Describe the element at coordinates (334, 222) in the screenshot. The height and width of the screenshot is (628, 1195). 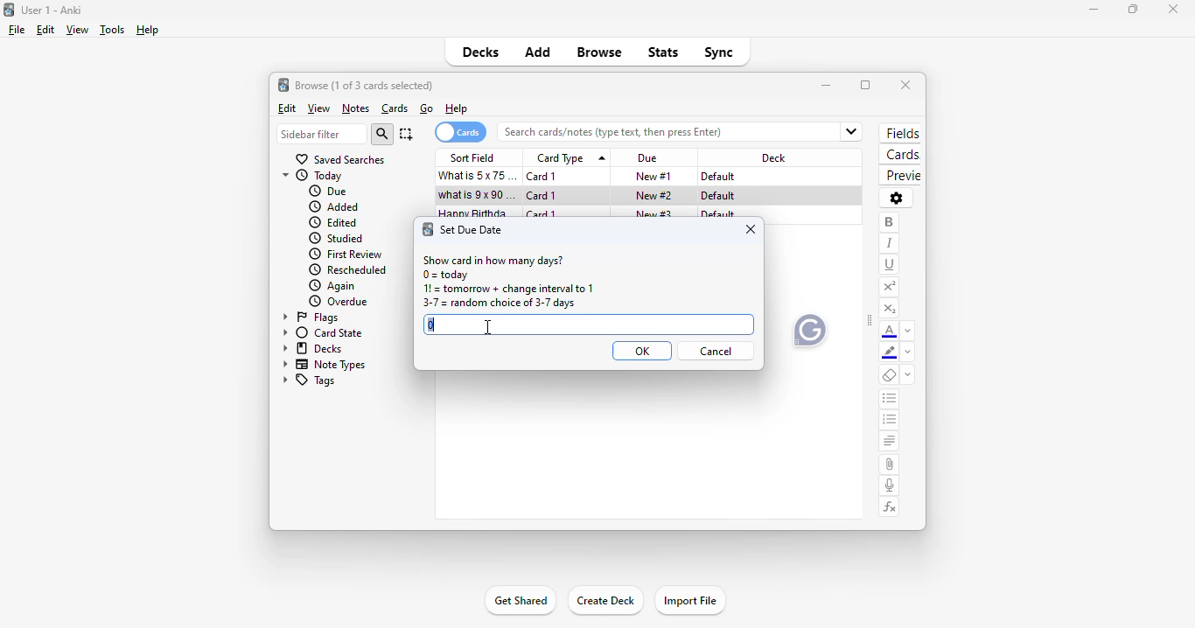
I see `edited` at that location.